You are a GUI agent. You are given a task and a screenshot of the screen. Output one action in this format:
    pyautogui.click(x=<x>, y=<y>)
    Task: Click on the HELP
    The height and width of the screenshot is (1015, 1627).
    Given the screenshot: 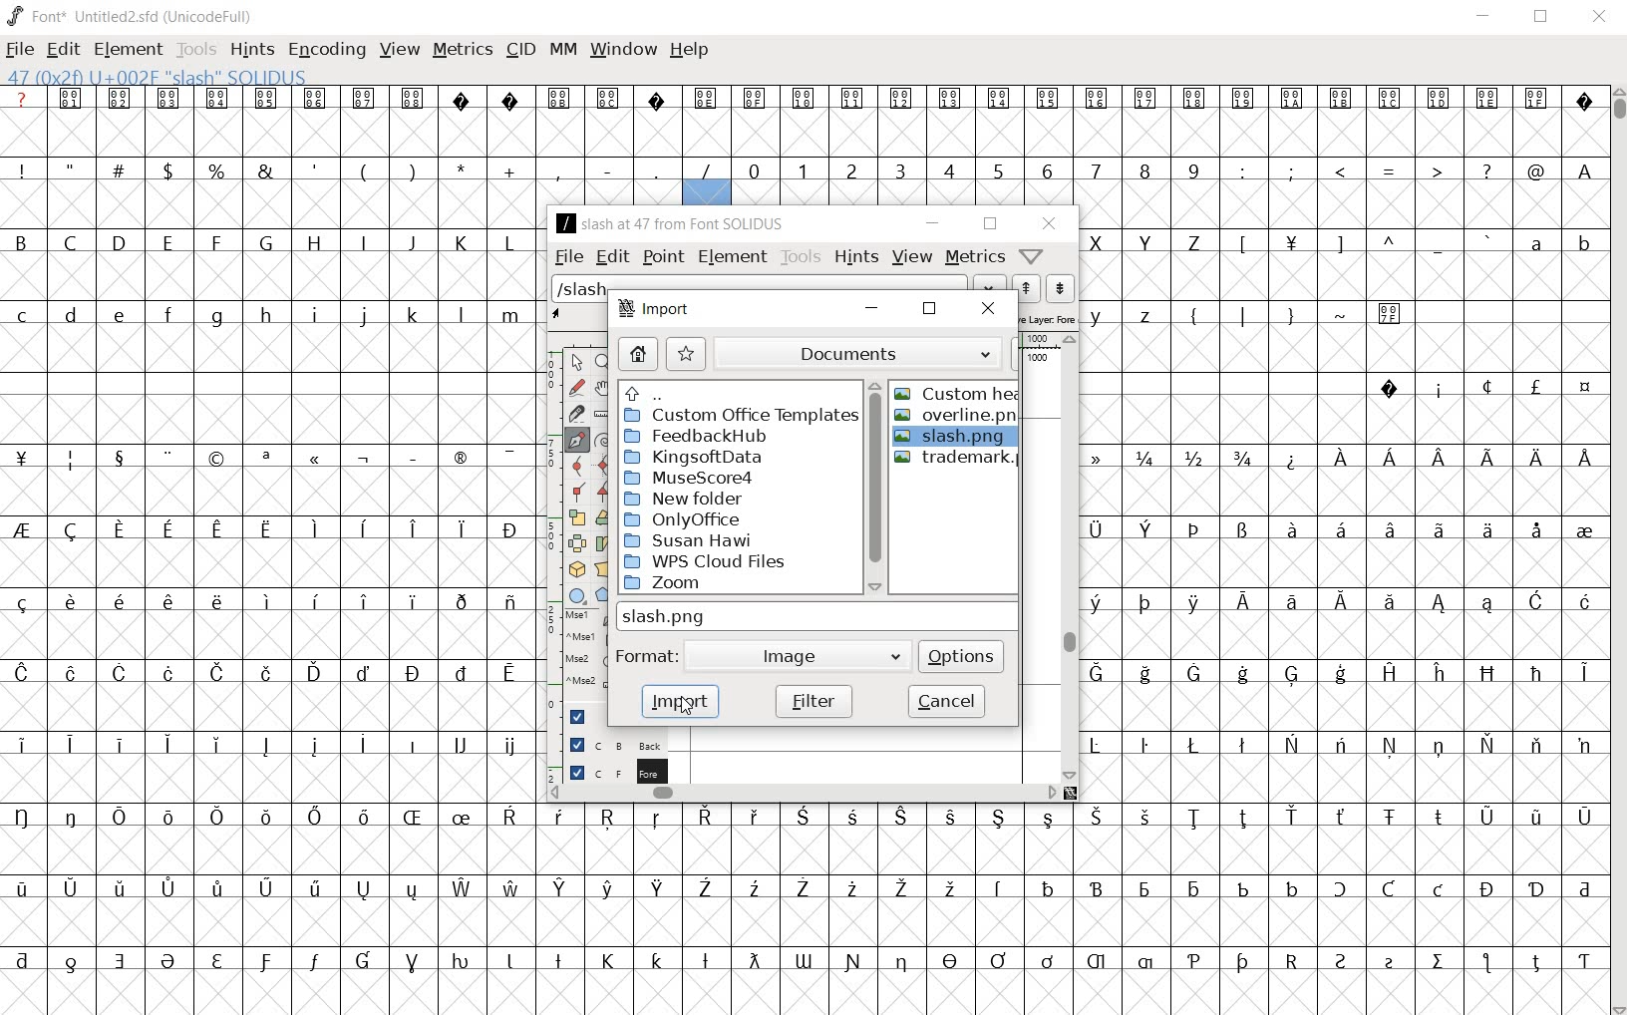 What is the action you would take?
    pyautogui.click(x=690, y=51)
    